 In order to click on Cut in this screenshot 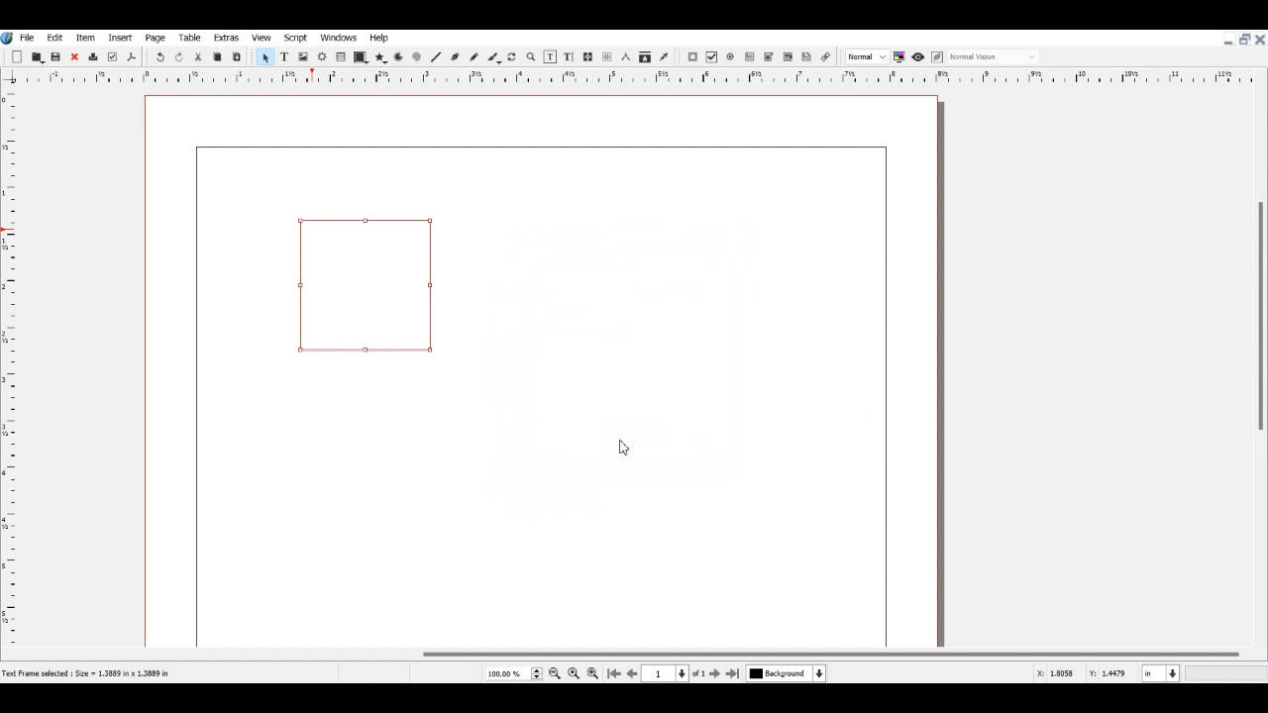, I will do `click(198, 56)`.